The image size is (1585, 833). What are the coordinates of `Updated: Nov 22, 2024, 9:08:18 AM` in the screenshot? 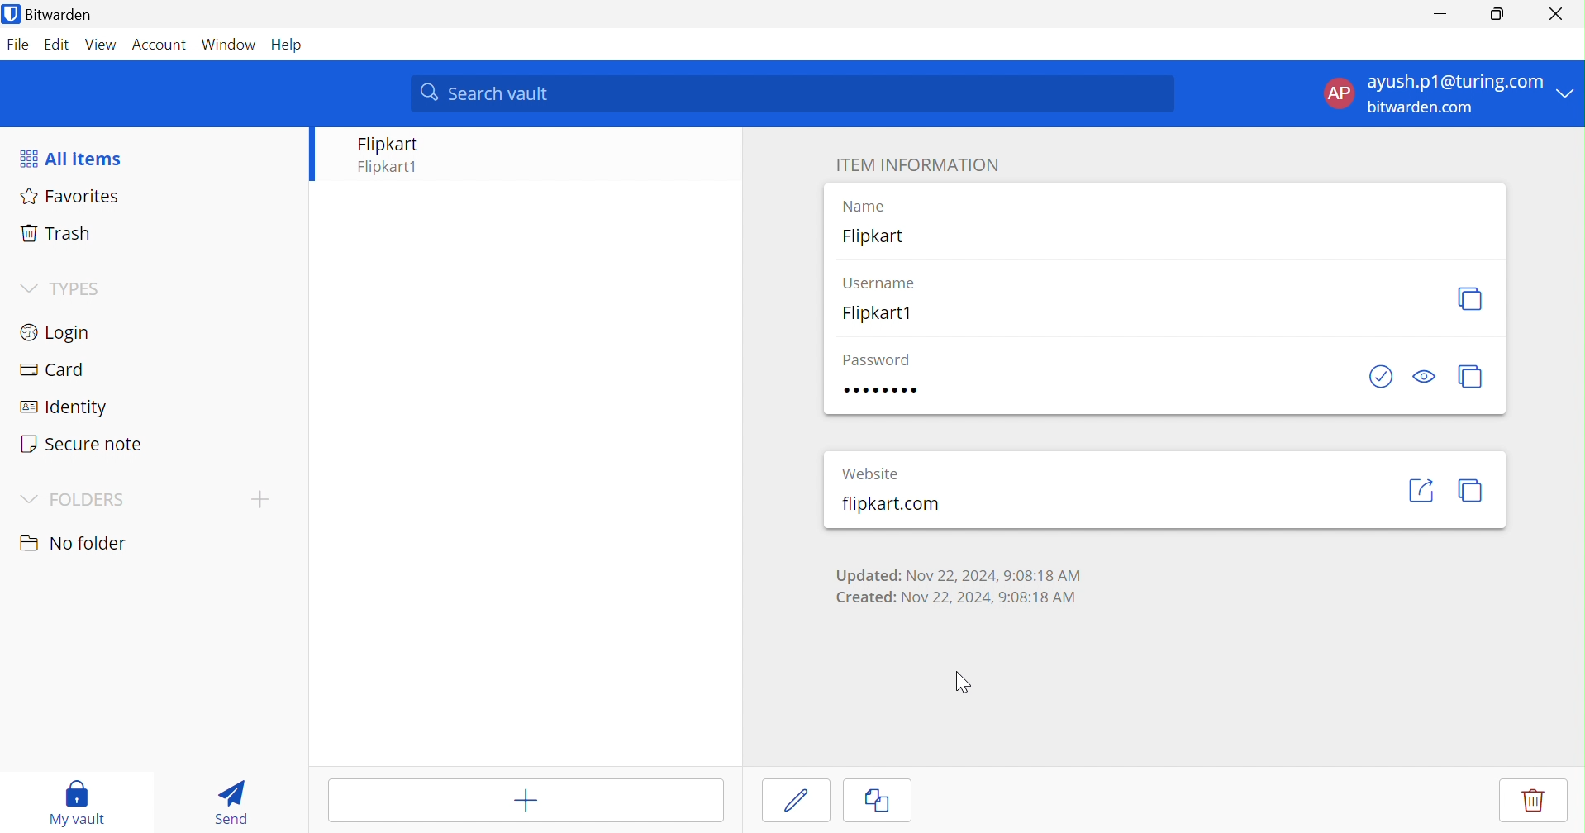 It's located at (959, 575).